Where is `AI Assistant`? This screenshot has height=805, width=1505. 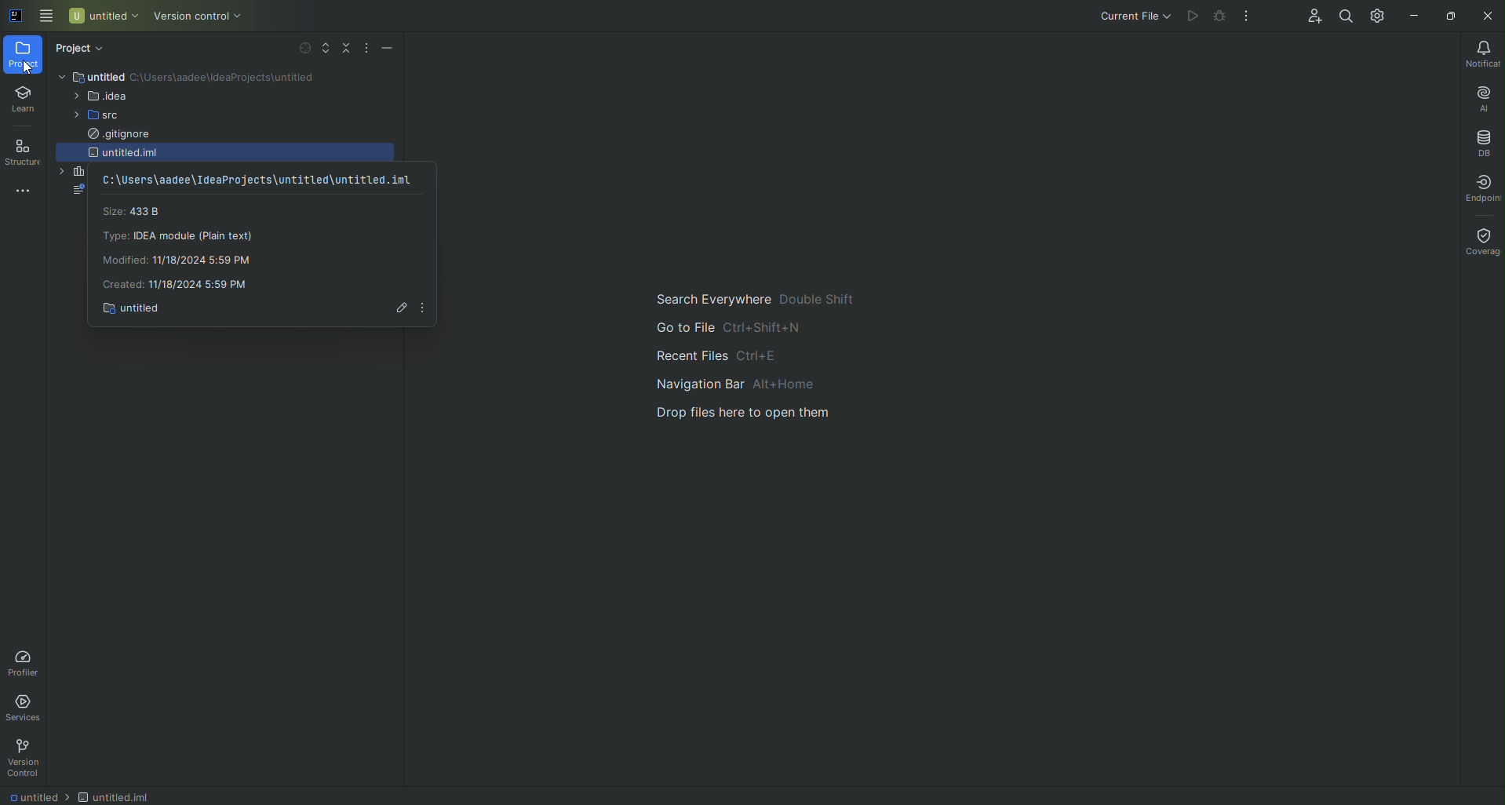
AI Assistant is located at coordinates (1481, 97).